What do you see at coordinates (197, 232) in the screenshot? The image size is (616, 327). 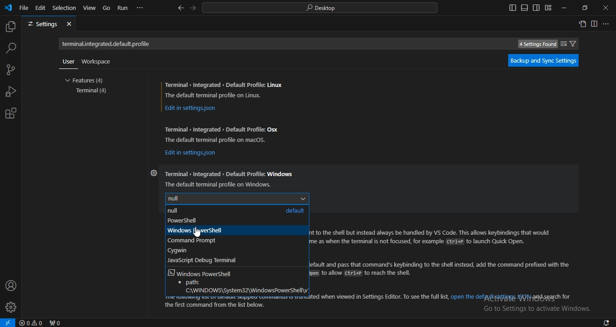 I see `cursor` at bounding box center [197, 232].